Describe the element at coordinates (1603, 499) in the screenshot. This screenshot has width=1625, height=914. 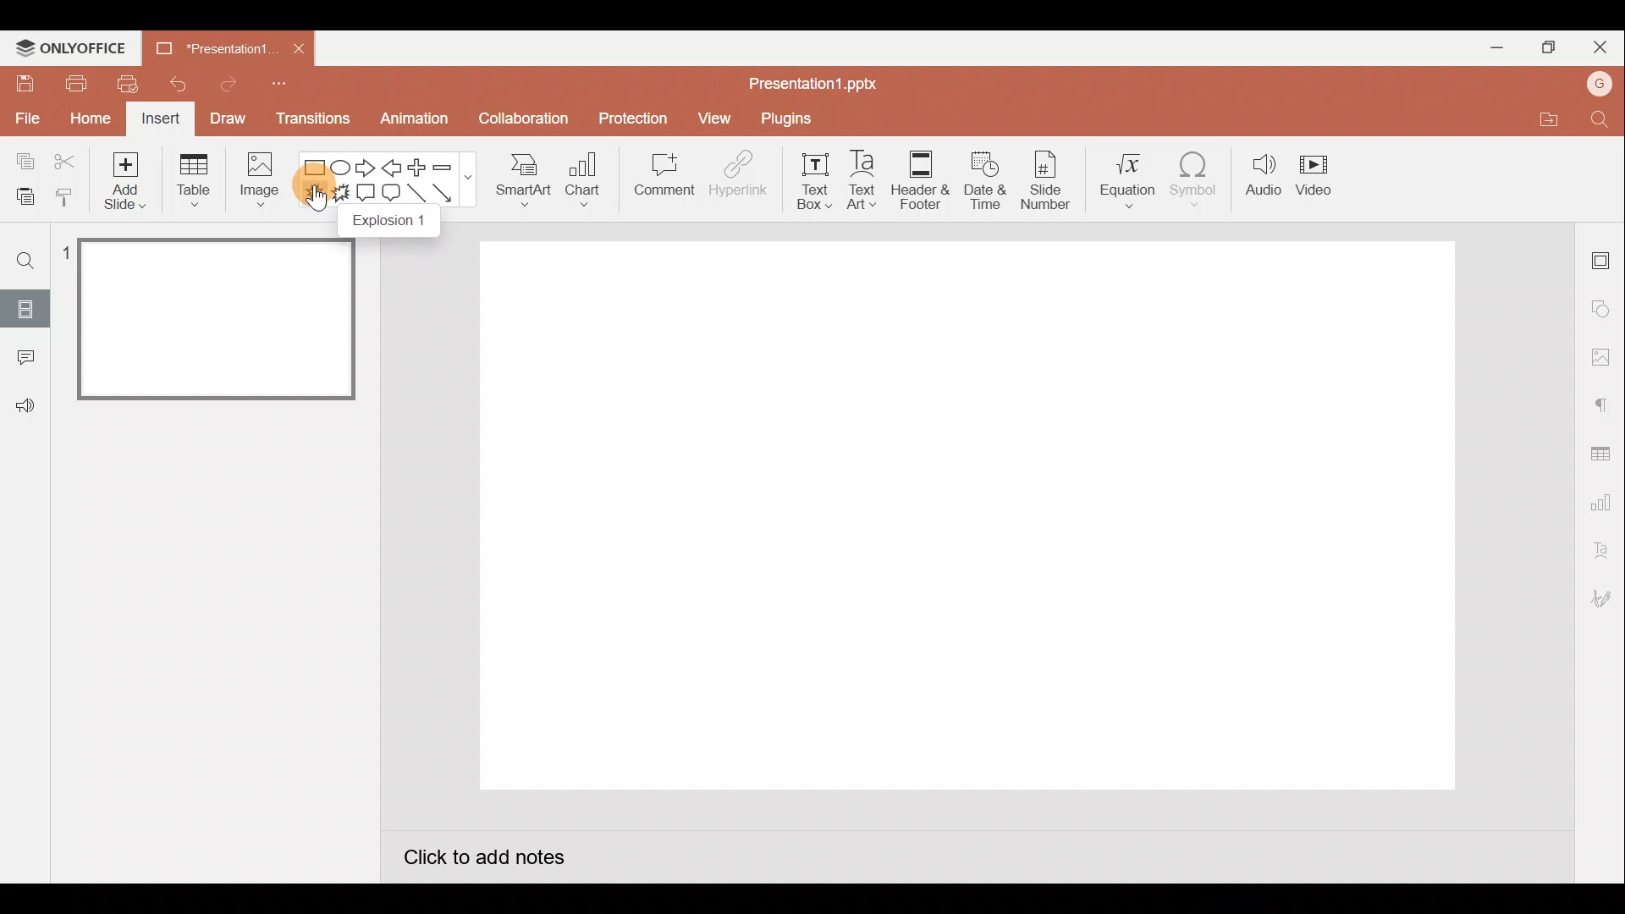
I see `Chart settings` at that location.